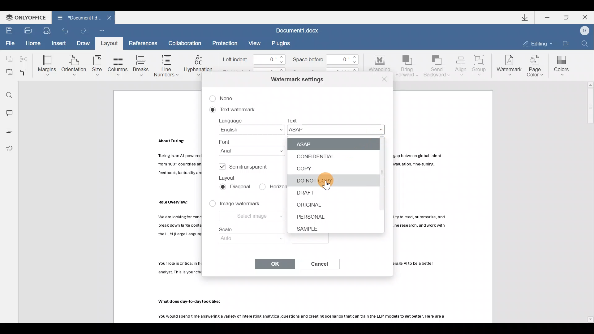  I want to click on Customize quick access toolbar, so click(101, 31).